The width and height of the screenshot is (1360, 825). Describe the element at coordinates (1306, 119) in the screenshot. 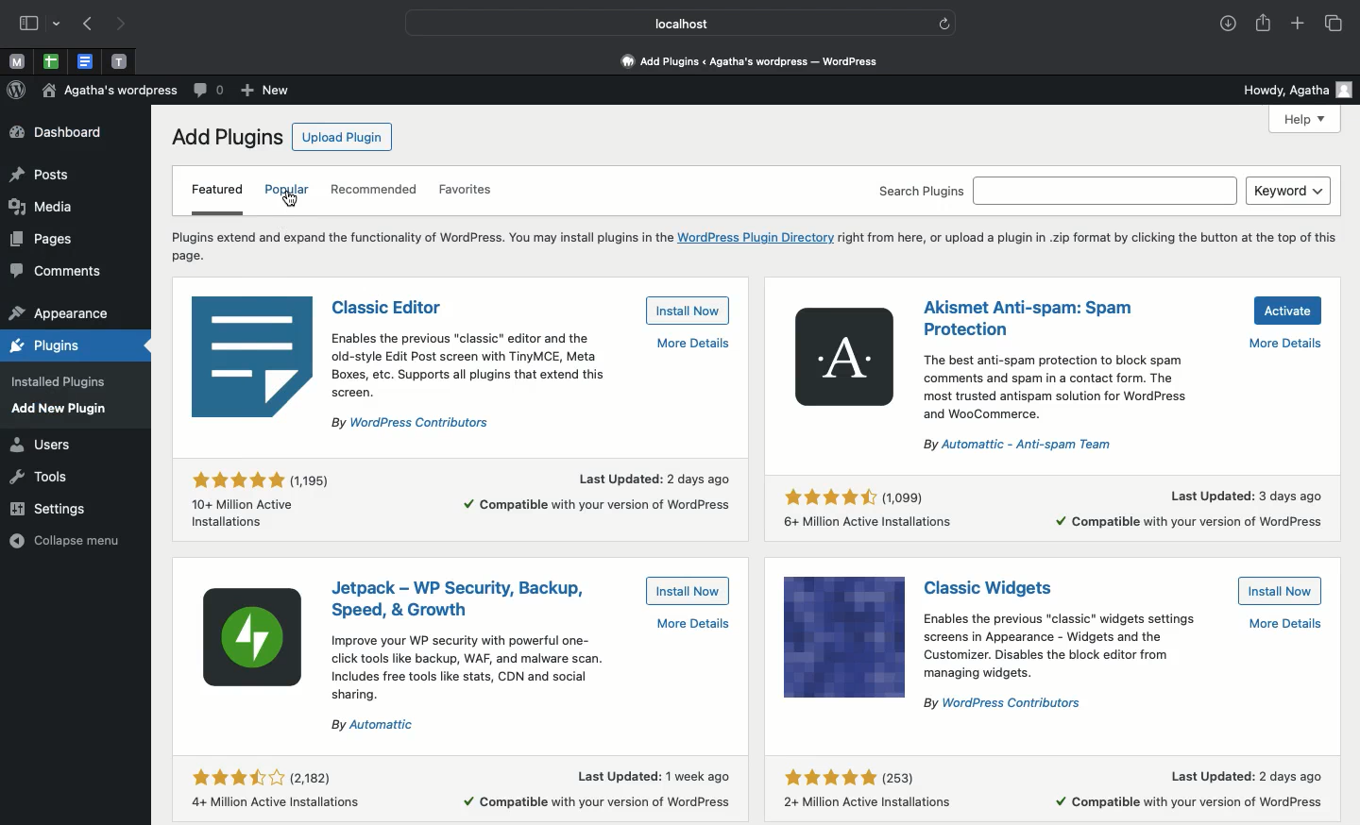

I see `Help` at that location.